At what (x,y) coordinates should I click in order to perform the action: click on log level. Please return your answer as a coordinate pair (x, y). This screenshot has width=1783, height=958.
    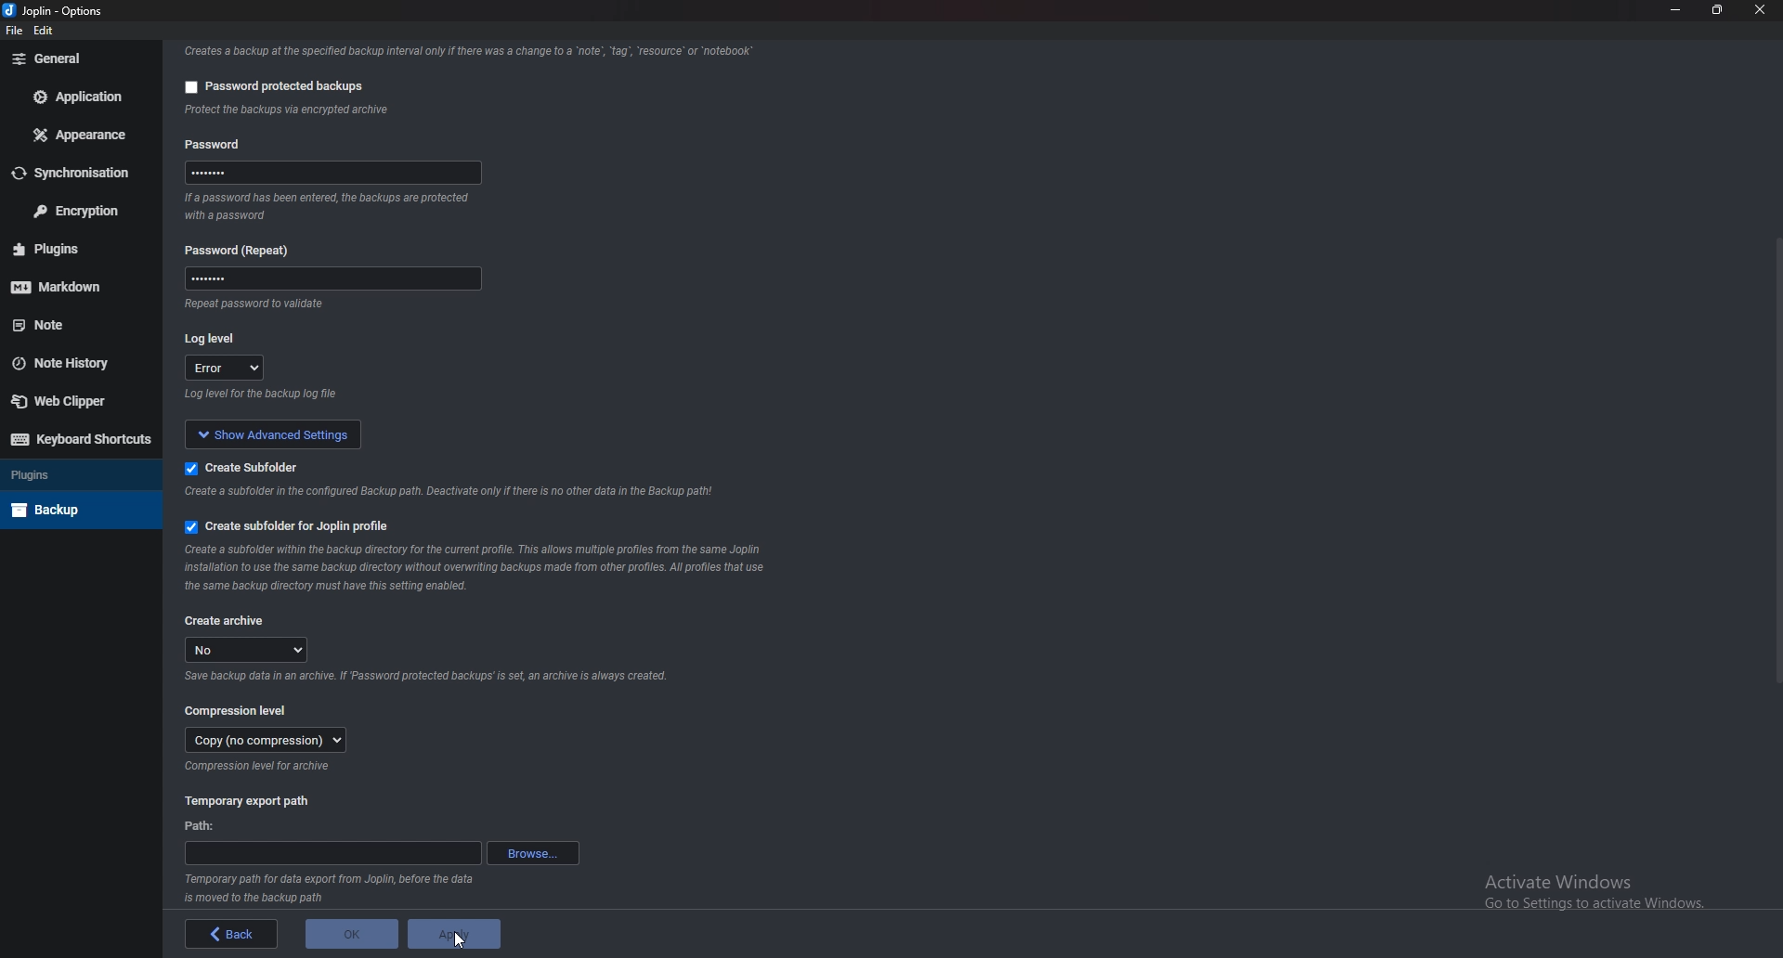
    Looking at the image, I should click on (217, 337).